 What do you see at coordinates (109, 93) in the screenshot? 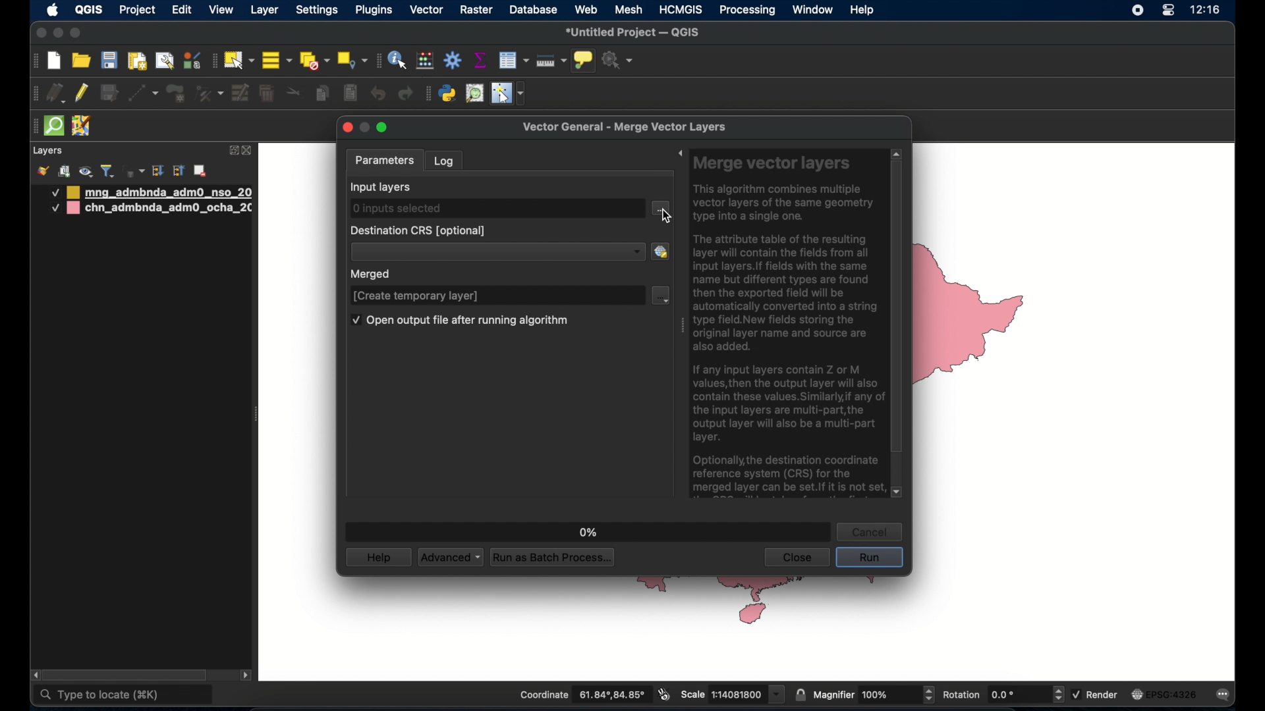
I see `save edits` at bounding box center [109, 93].